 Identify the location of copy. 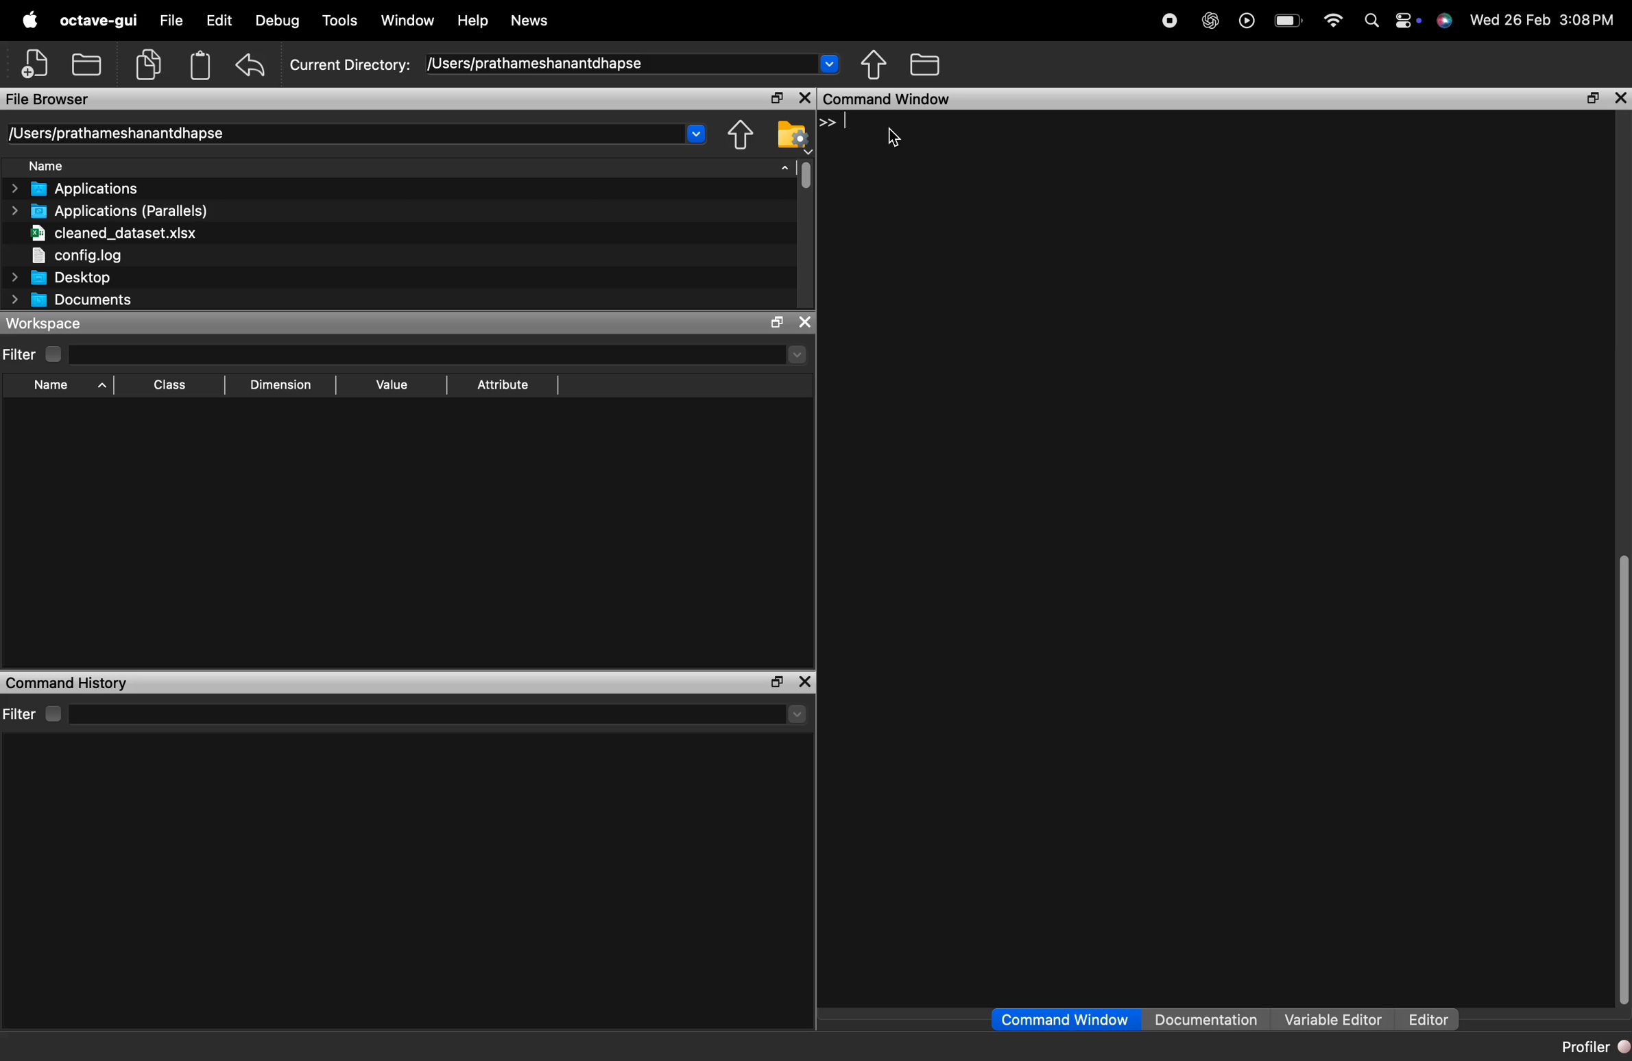
(150, 63).